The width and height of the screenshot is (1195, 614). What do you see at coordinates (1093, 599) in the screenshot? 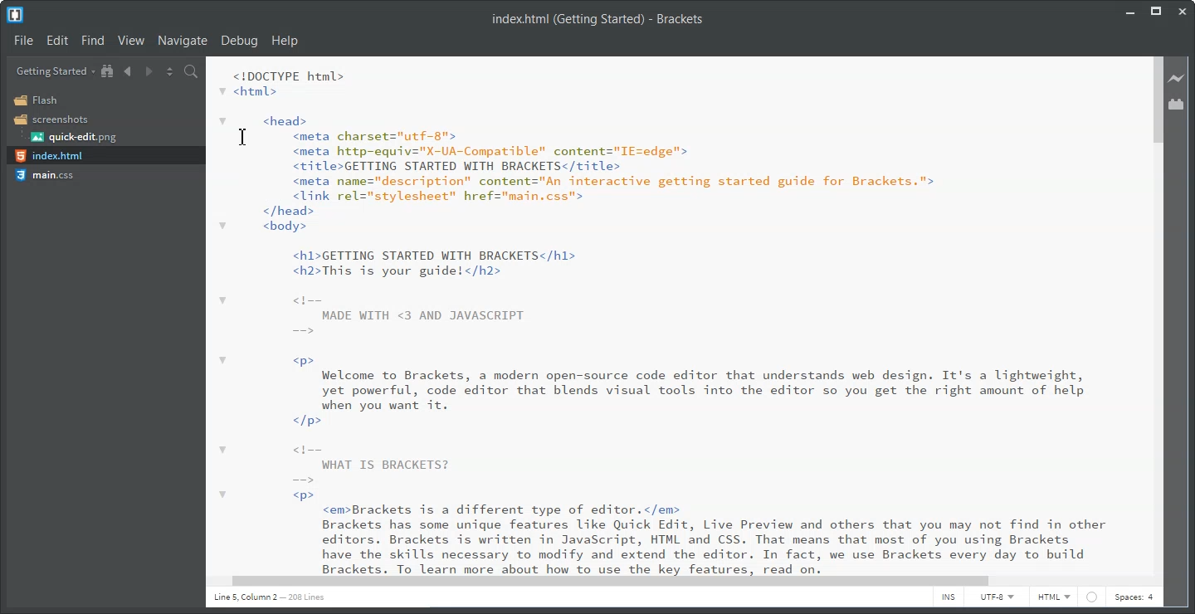
I see `web` at bounding box center [1093, 599].